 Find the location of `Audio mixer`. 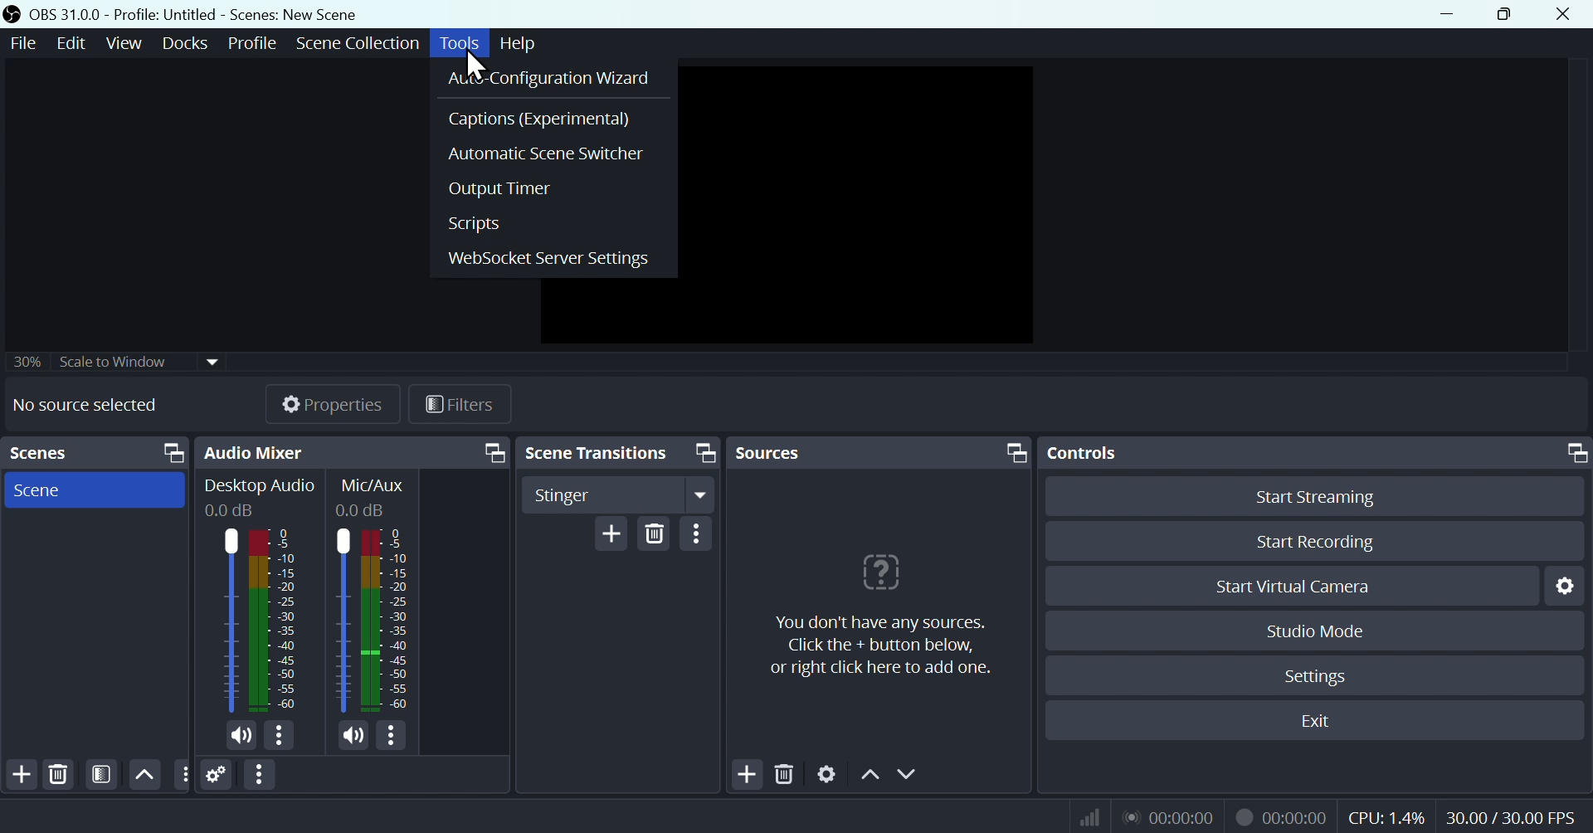

Audio mixer is located at coordinates (254, 452).